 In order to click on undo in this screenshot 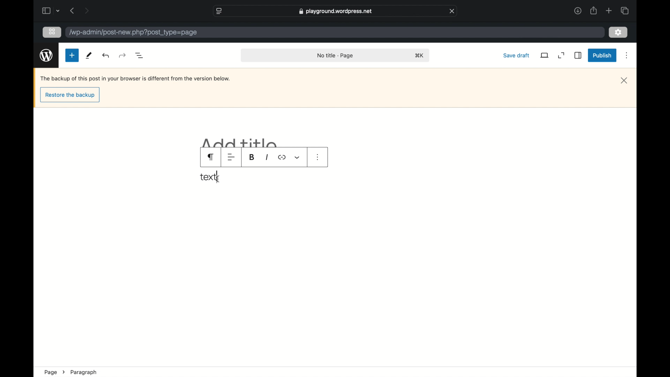, I will do `click(123, 55)`.